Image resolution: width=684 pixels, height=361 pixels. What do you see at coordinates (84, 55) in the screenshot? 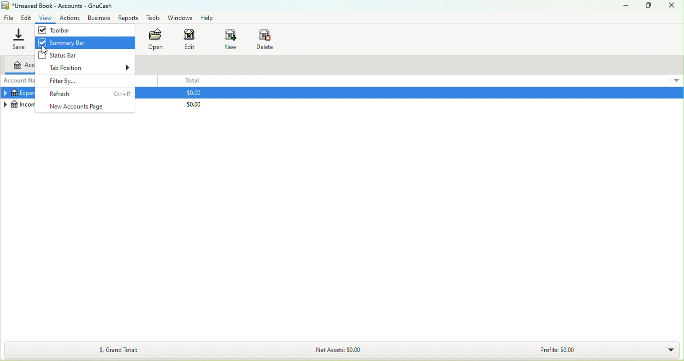
I see `Status Bar` at bounding box center [84, 55].